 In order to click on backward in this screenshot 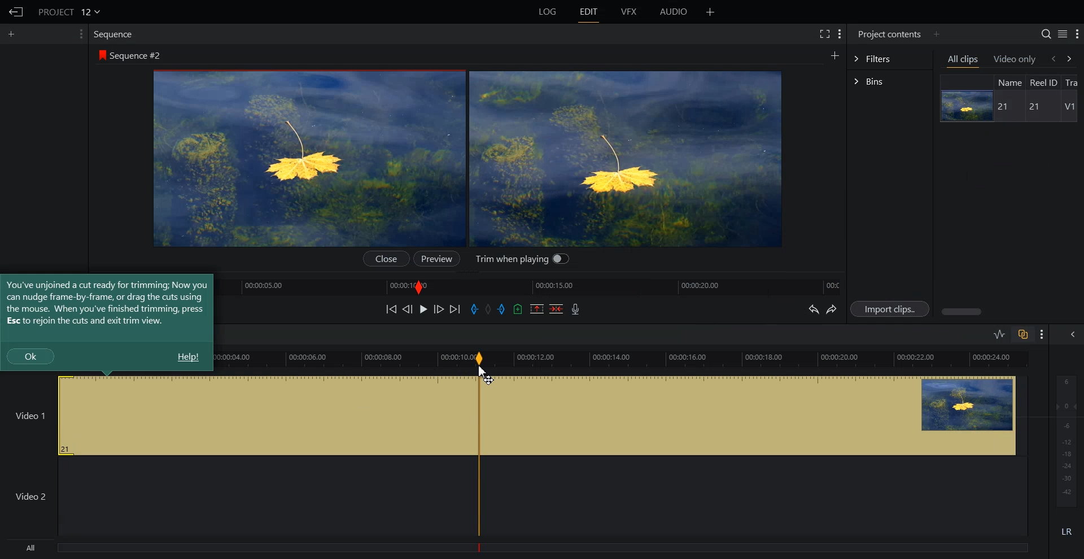, I will do `click(1052, 58)`.